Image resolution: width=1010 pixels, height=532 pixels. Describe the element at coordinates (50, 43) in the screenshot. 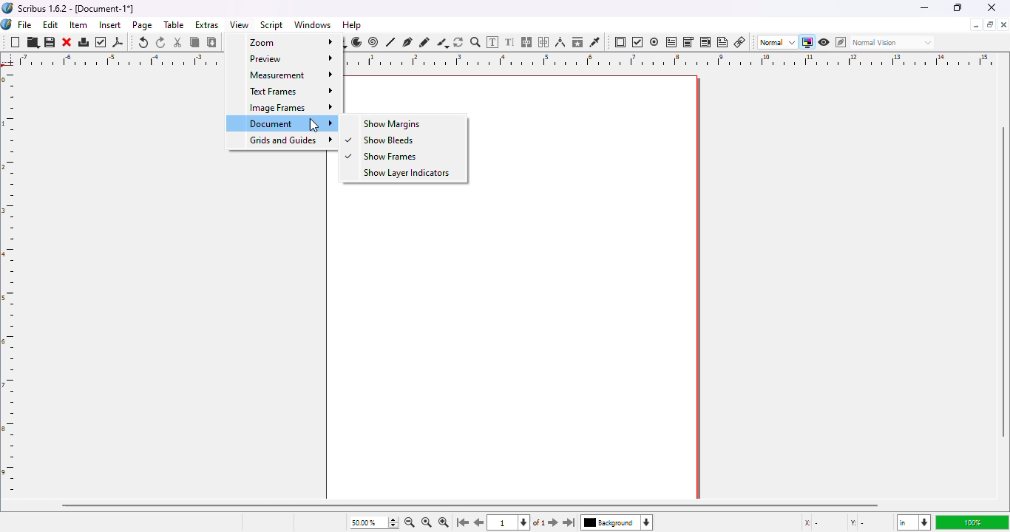

I see `save` at that location.